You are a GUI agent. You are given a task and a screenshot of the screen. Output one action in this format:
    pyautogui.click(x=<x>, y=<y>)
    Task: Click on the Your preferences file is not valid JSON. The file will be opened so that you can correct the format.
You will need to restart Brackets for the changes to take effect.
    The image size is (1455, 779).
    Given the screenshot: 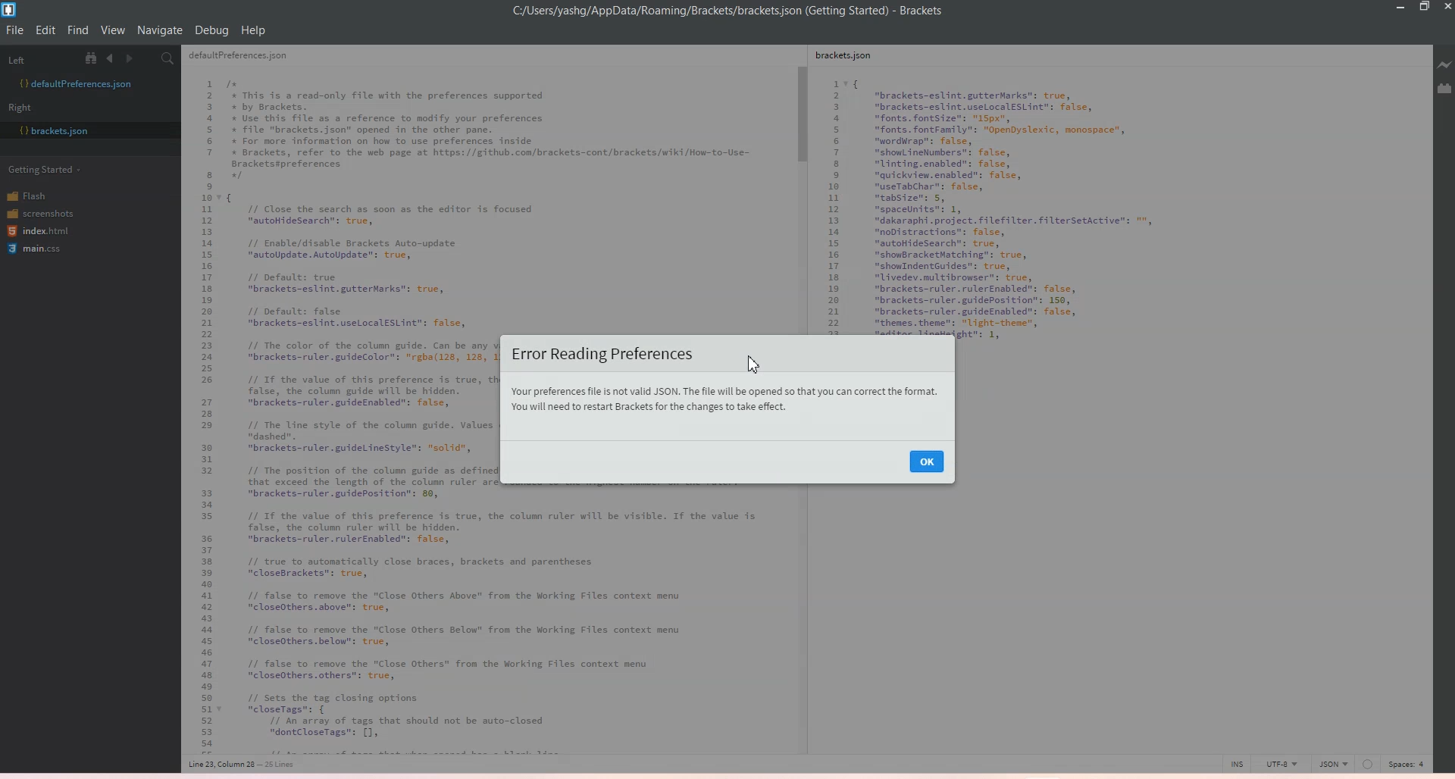 What is the action you would take?
    pyautogui.click(x=724, y=401)
    